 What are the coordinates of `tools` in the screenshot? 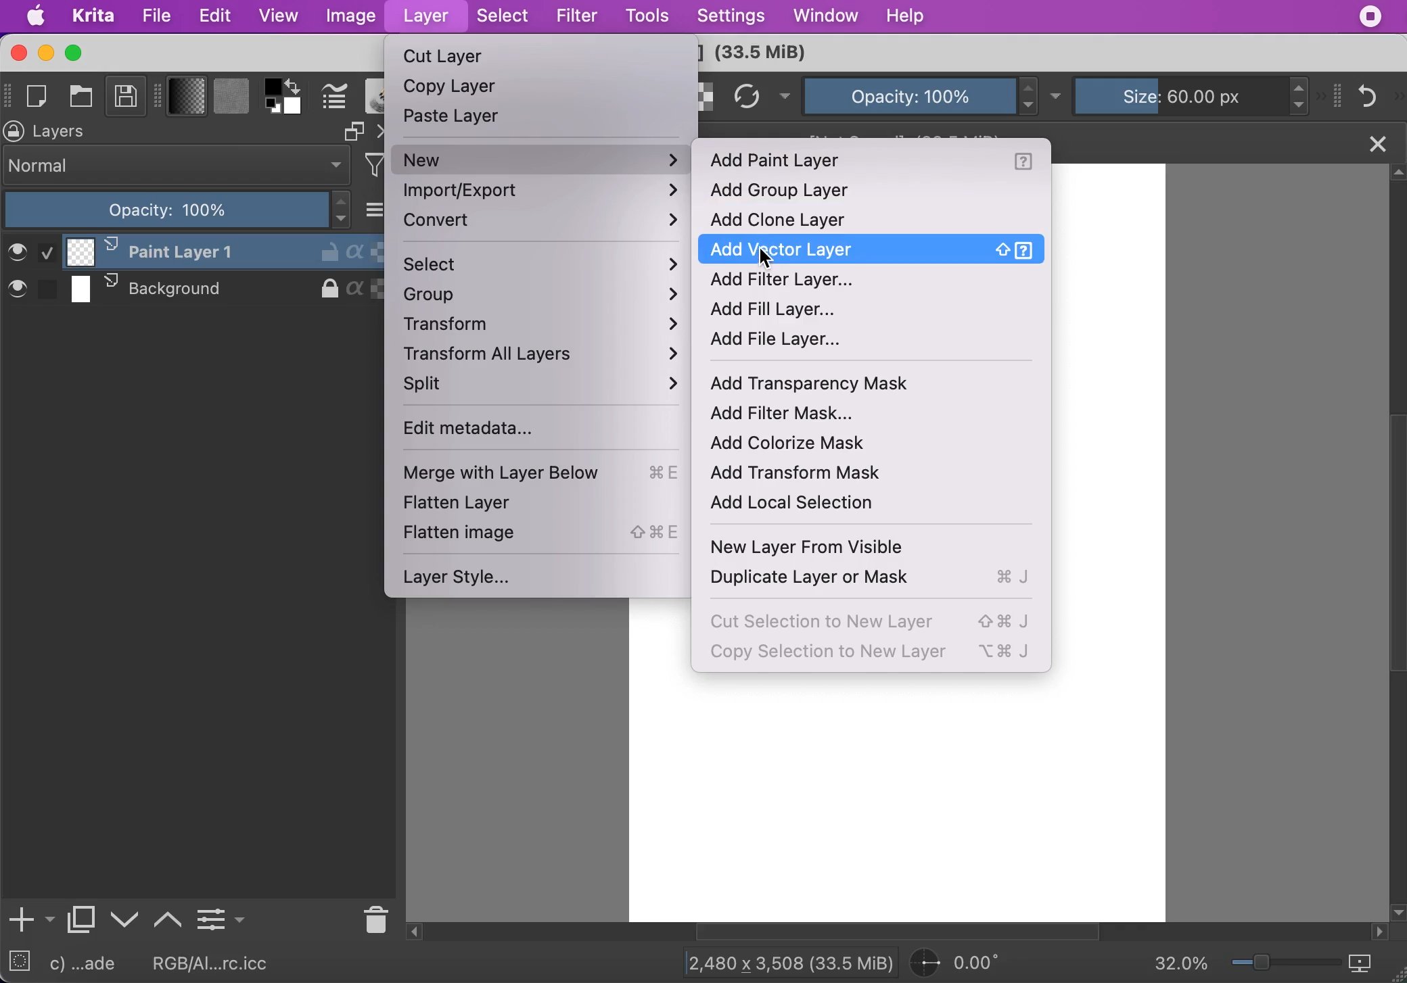 It's located at (647, 17).